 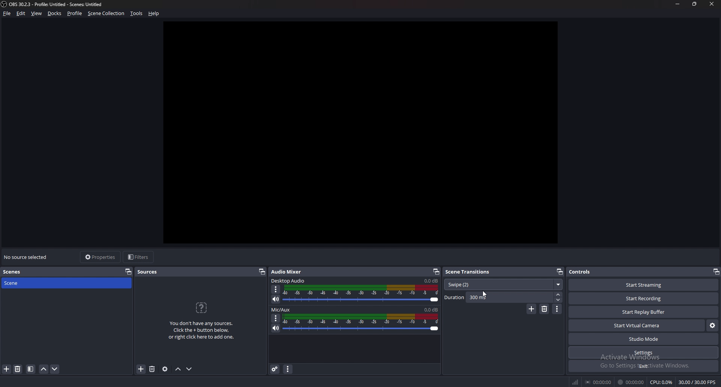 I want to click on canvas, so click(x=368, y=136).